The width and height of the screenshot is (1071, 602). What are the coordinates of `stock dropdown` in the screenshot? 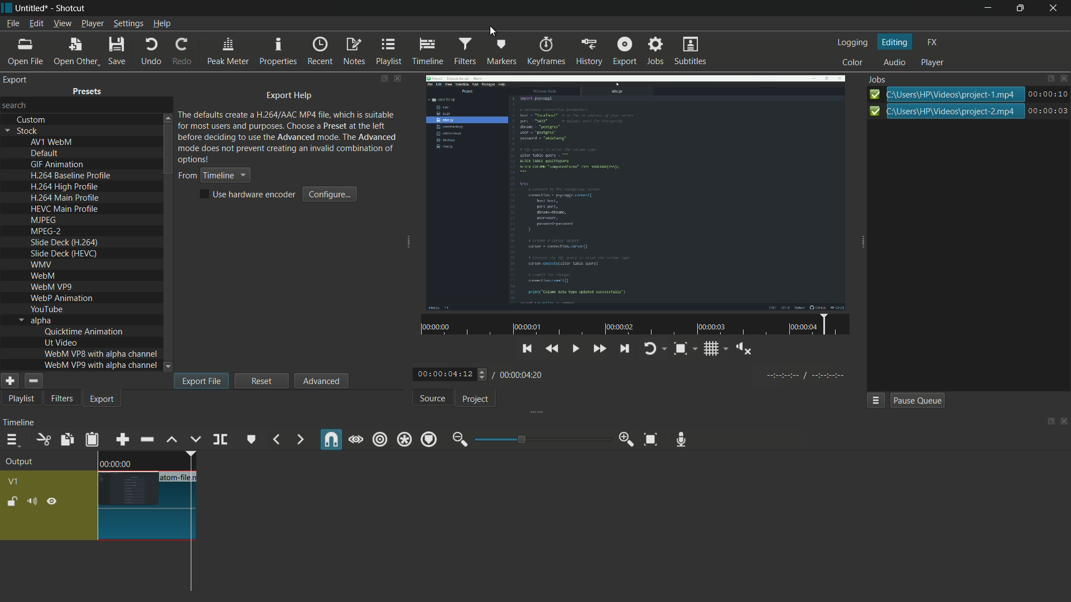 It's located at (25, 131).